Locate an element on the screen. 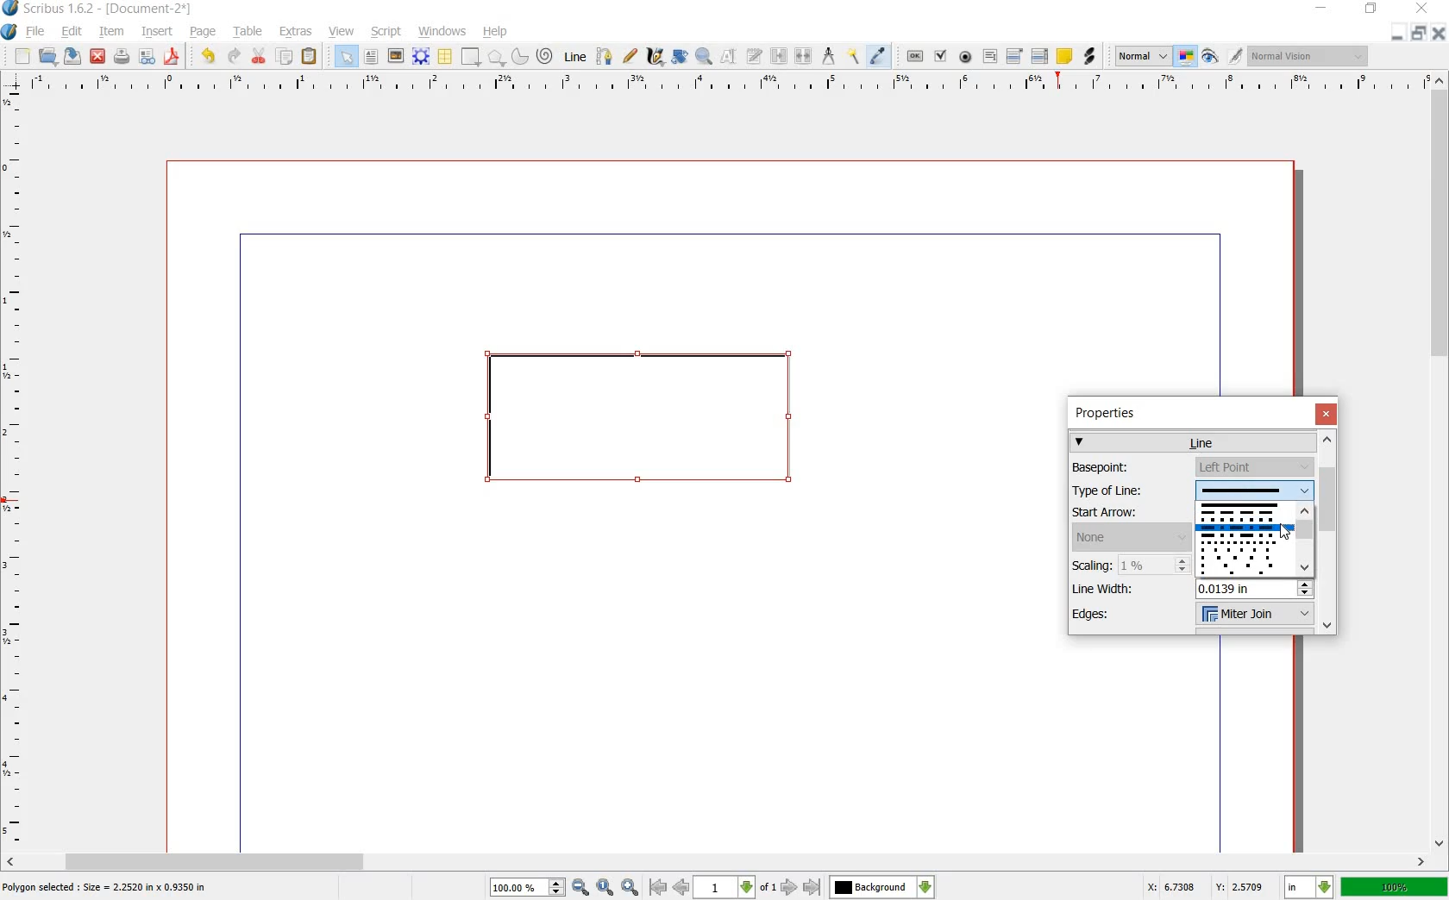 The height and width of the screenshot is (900, 1449). Basepoint: is located at coordinates (1124, 467).